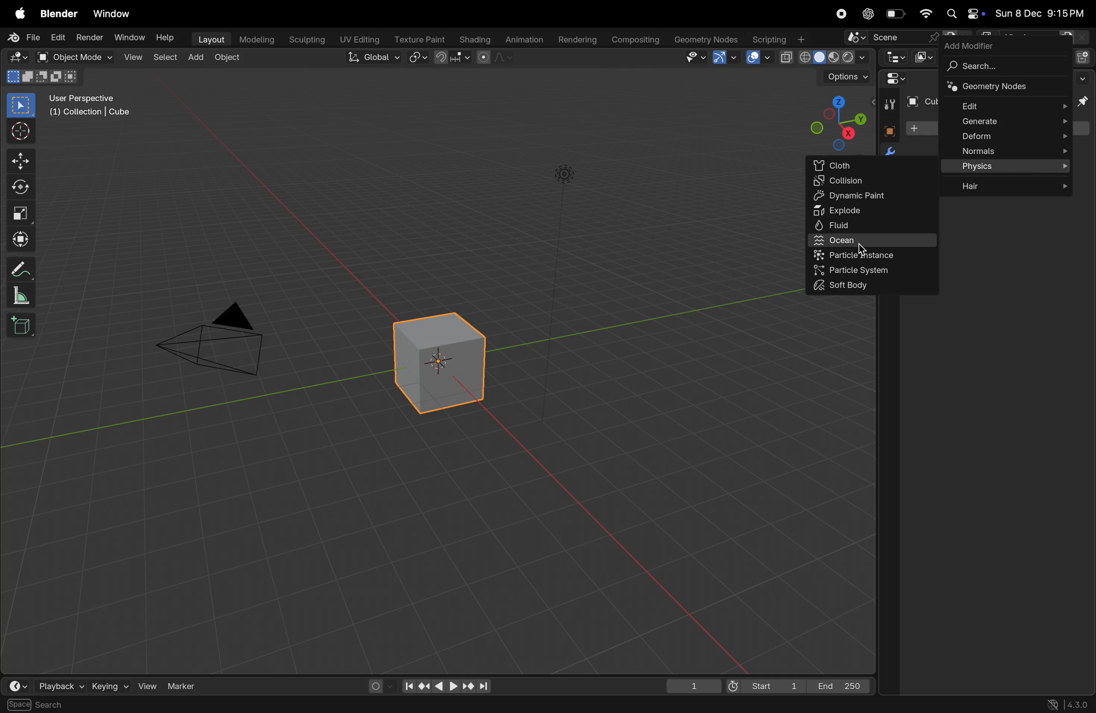 This screenshot has width=1096, height=713. What do you see at coordinates (42, 57) in the screenshot?
I see `open` at bounding box center [42, 57].